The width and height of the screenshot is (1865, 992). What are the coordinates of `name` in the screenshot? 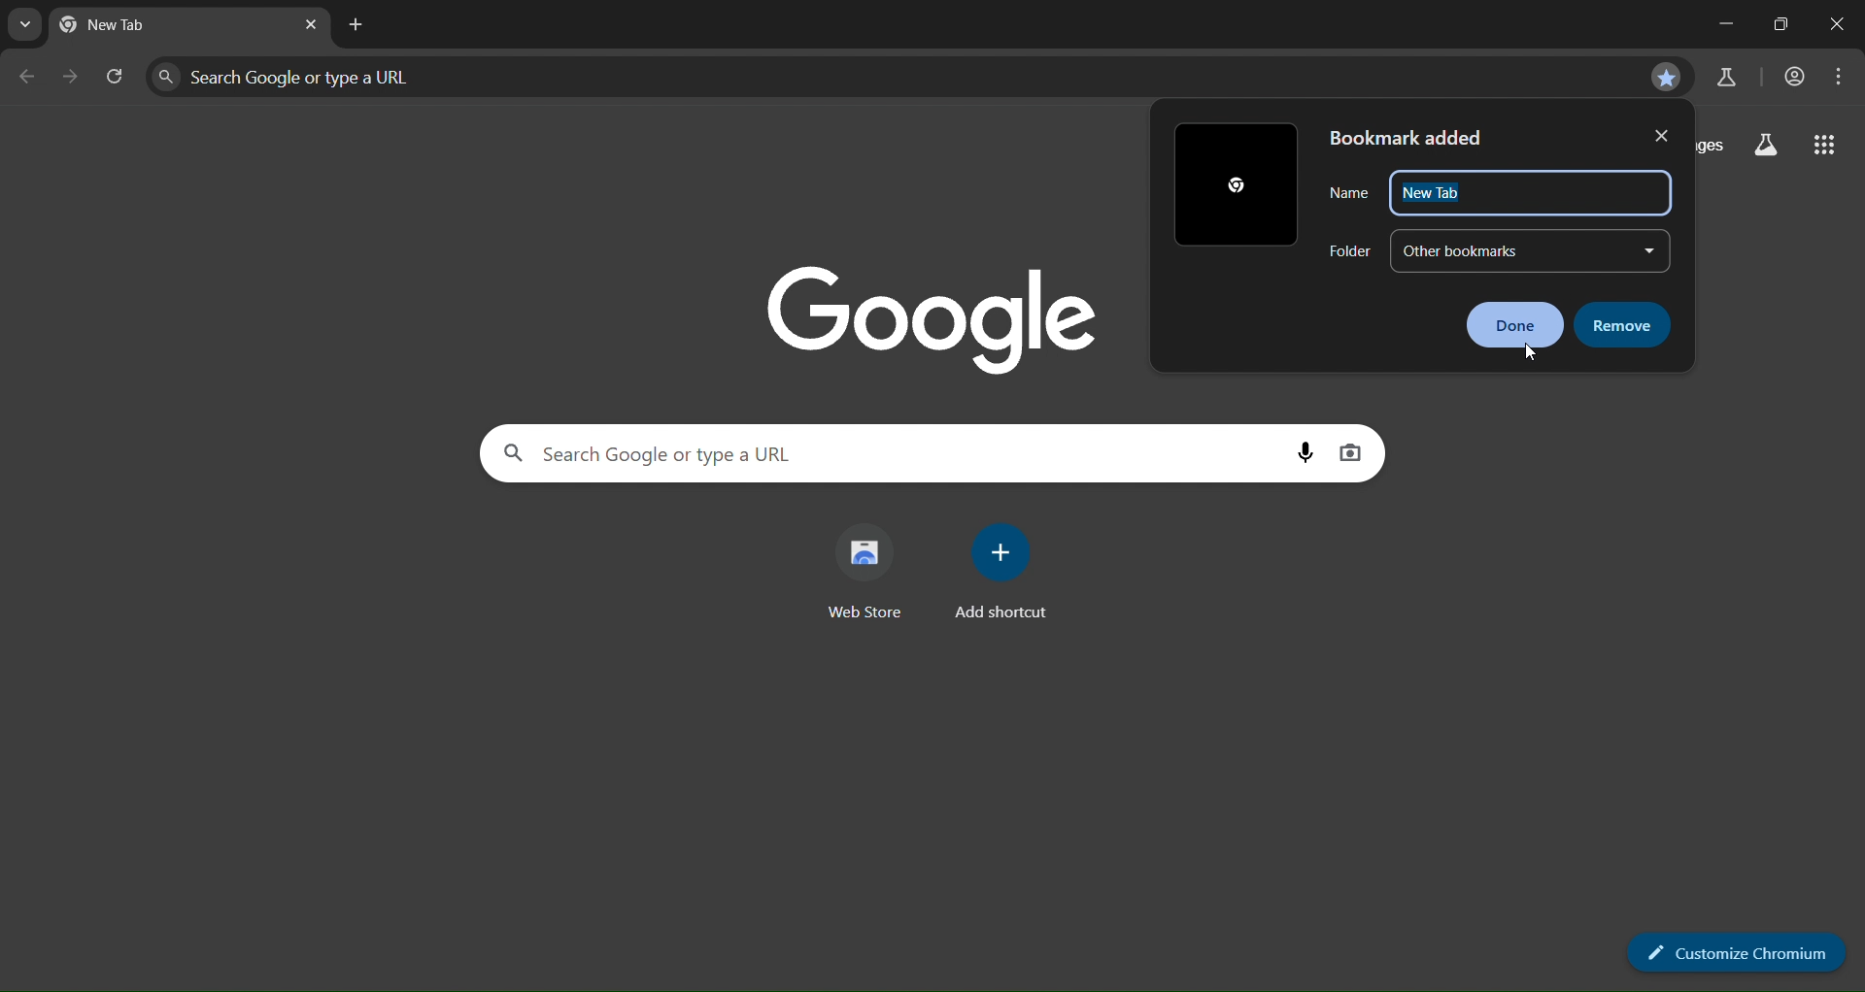 It's located at (1349, 193).